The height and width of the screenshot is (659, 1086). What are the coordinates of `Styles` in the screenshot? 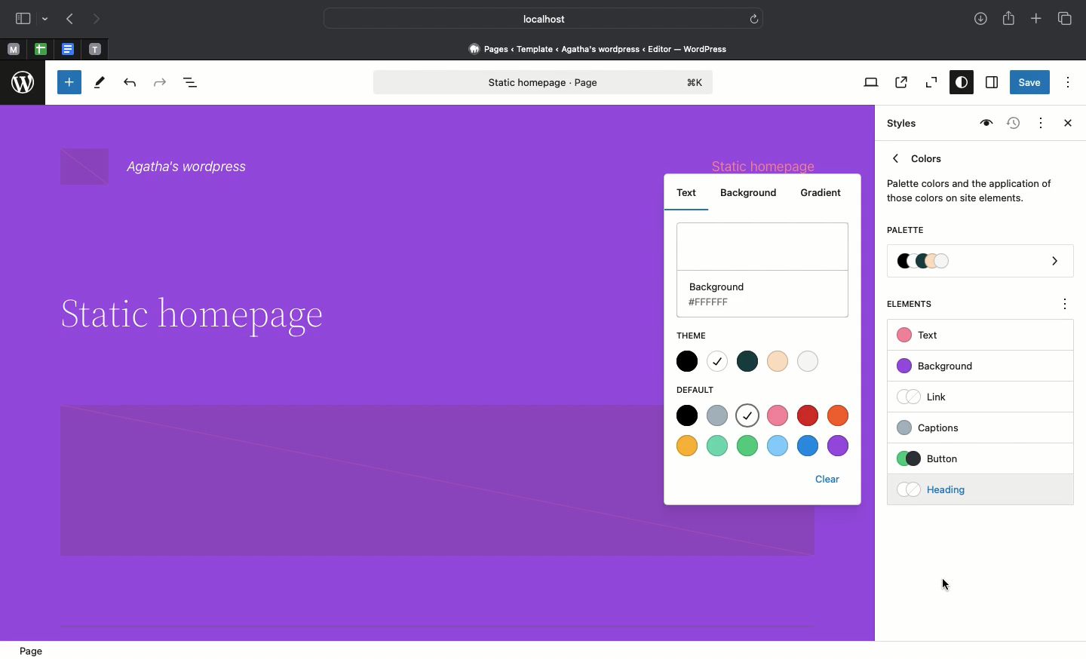 It's located at (958, 84).